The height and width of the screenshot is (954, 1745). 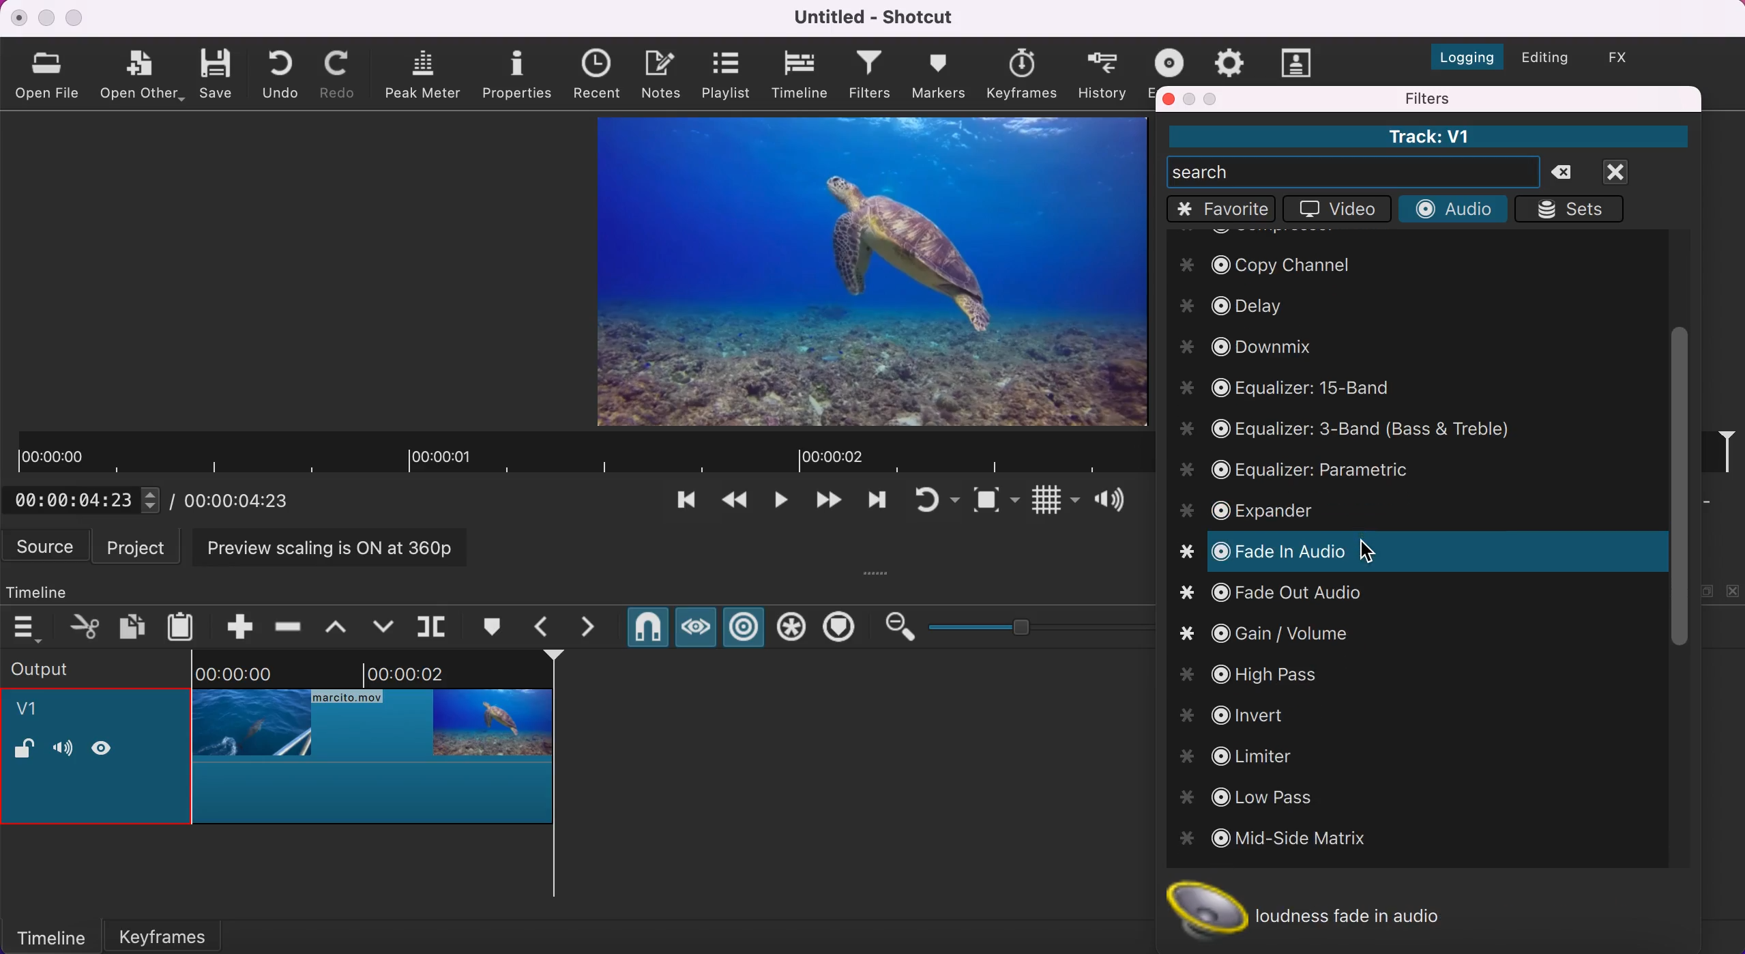 What do you see at coordinates (1368, 549) in the screenshot?
I see `cursor` at bounding box center [1368, 549].